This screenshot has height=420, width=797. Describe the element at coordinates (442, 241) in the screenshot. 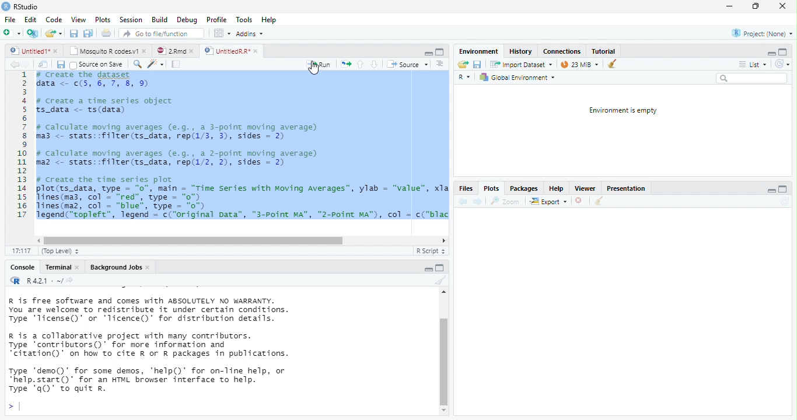

I see `scrollbar right` at that location.